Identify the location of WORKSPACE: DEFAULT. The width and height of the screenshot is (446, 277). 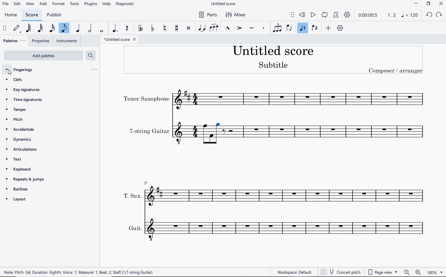
(295, 272).